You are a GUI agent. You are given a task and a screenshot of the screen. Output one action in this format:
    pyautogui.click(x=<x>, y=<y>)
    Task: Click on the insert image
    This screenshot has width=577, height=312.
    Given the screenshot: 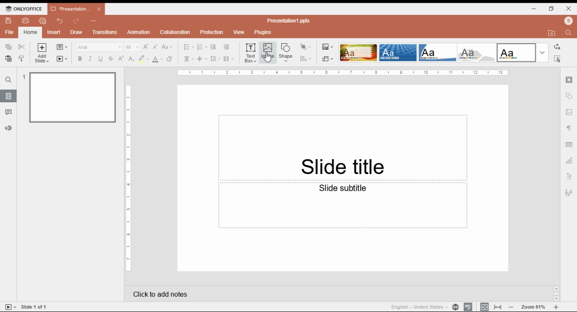 What is the action you would take?
    pyautogui.click(x=268, y=53)
    